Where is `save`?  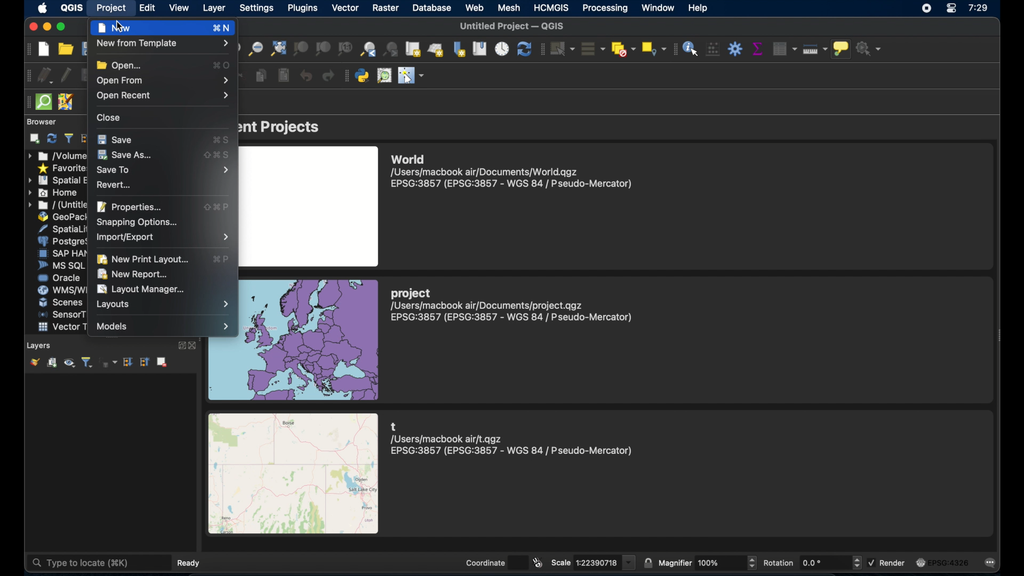
save is located at coordinates (117, 140).